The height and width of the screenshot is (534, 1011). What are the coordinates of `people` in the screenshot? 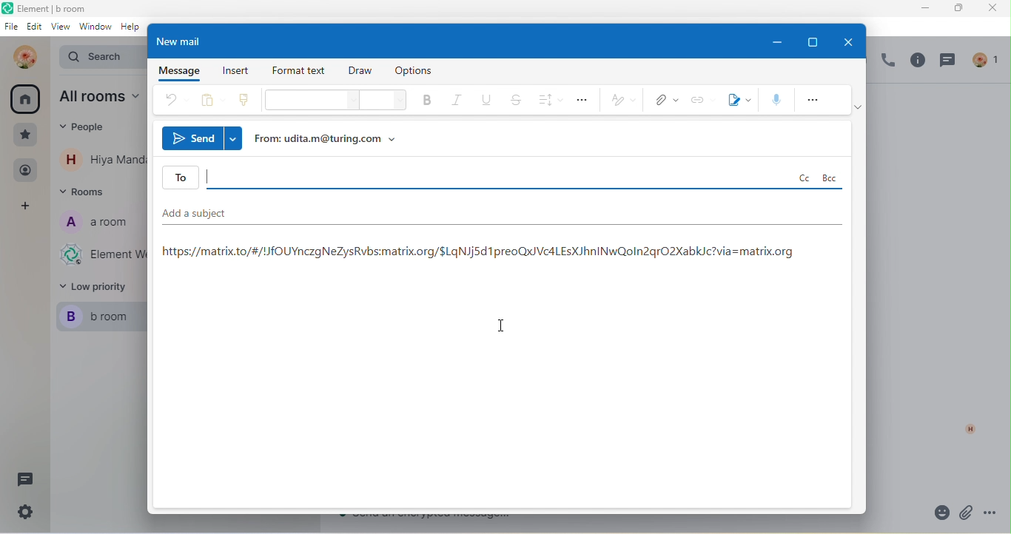 It's located at (25, 171).